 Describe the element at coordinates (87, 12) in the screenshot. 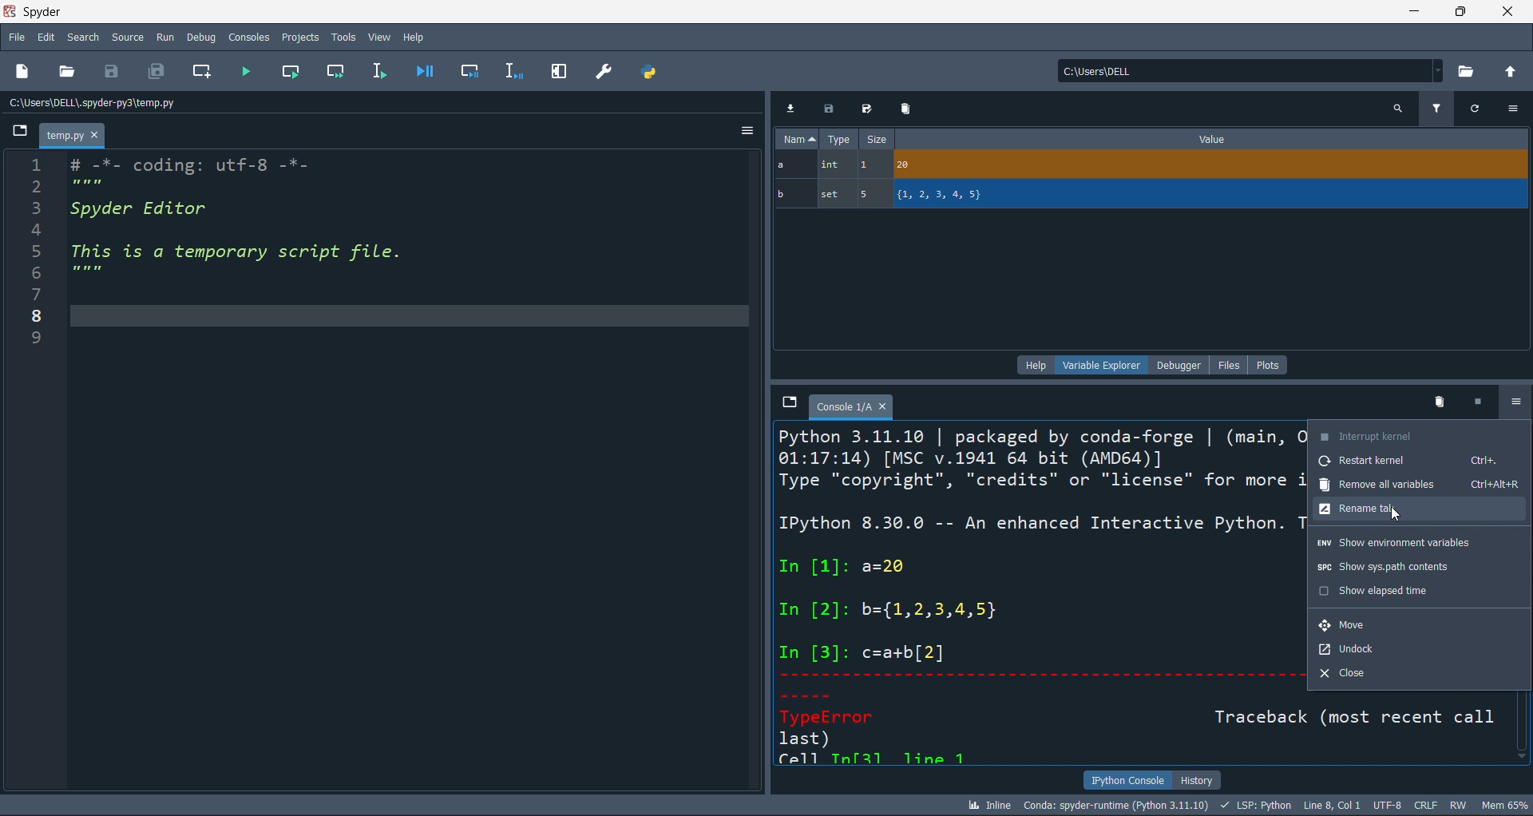

I see `Spyder` at that location.